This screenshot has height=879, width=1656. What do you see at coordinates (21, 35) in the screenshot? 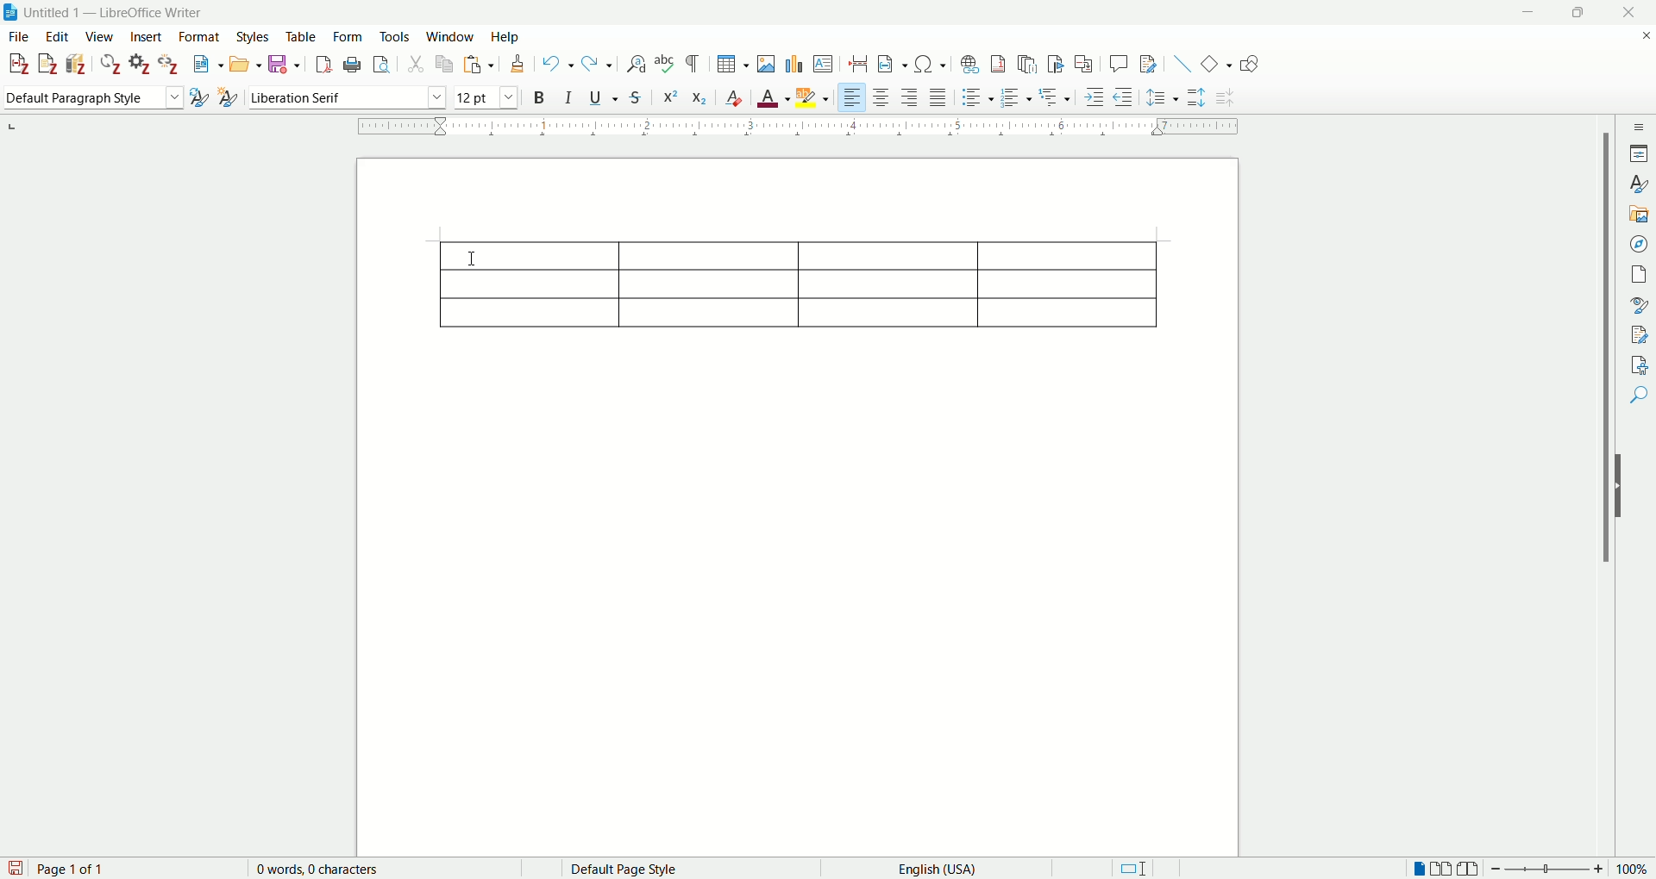
I see `file` at bounding box center [21, 35].